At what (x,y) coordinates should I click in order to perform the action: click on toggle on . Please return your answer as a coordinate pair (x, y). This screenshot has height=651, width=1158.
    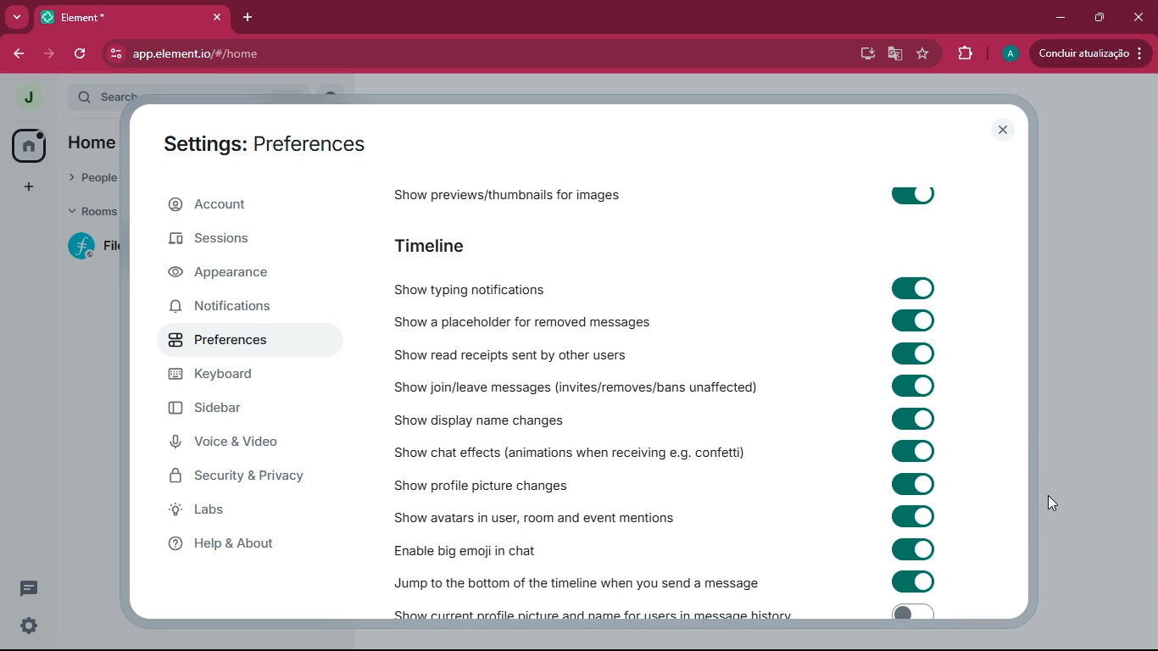
    Looking at the image, I should click on (912, 417).